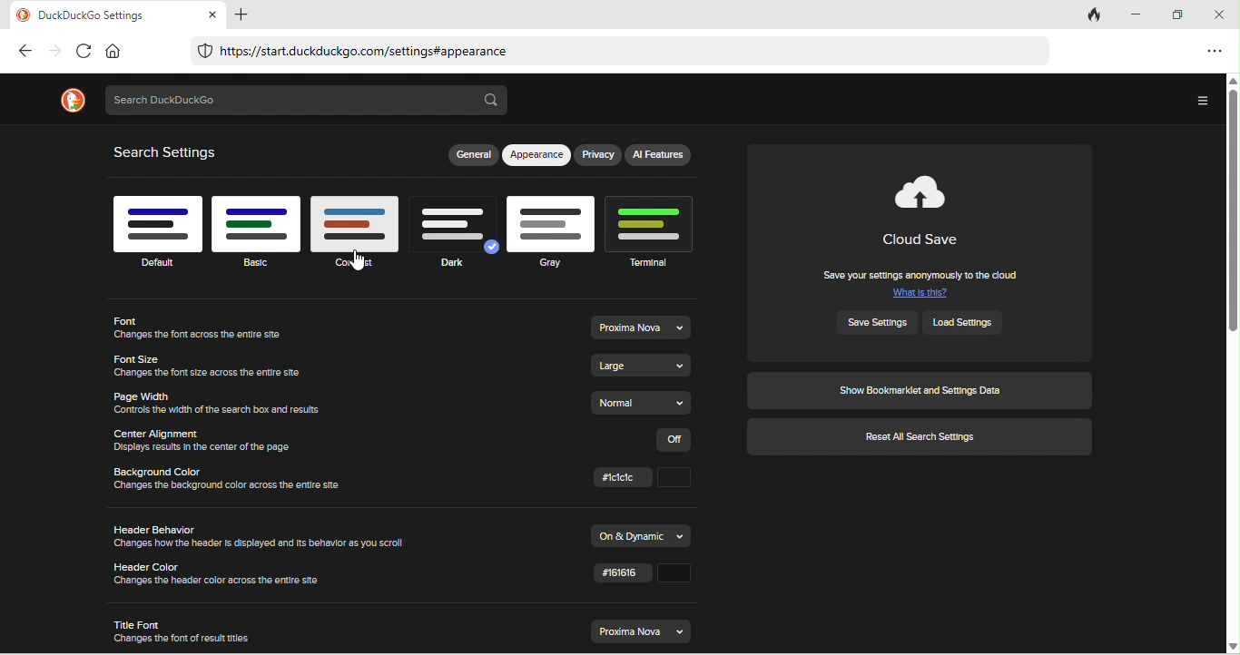  What do you see at coordinates (265, 538) in the screenshot?
I see `header behavior` at bounding box center [265, 538].